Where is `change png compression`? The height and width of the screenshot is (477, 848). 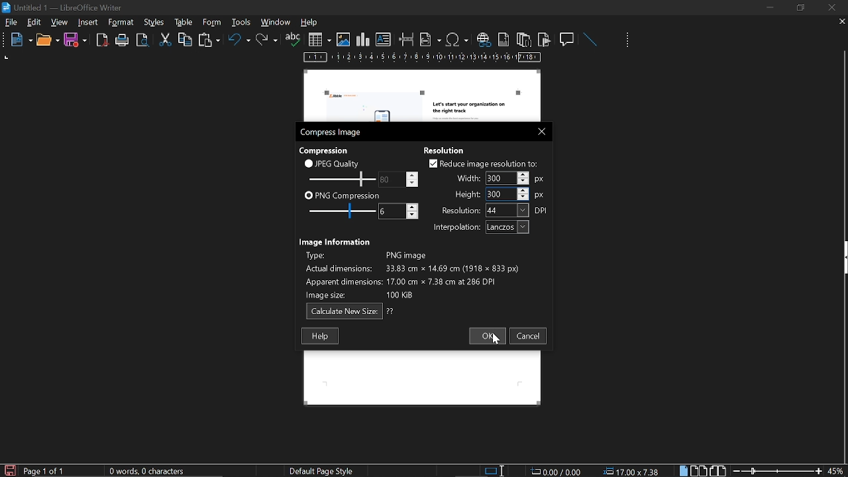 change png compression is located at coordinates (398, 211).